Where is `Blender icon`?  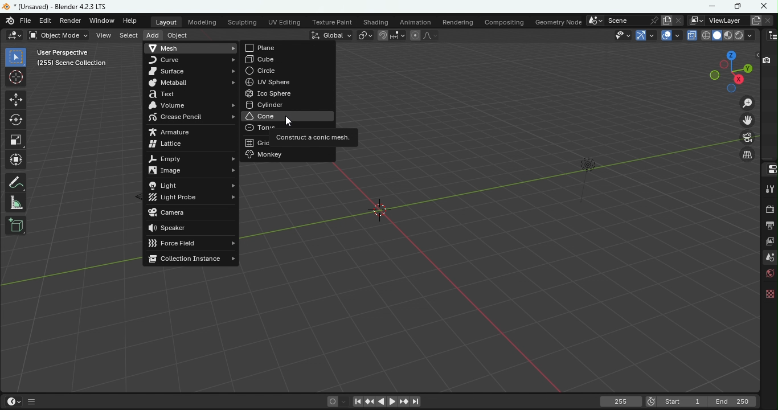 Blender icon is located at coordinates (10, 20).